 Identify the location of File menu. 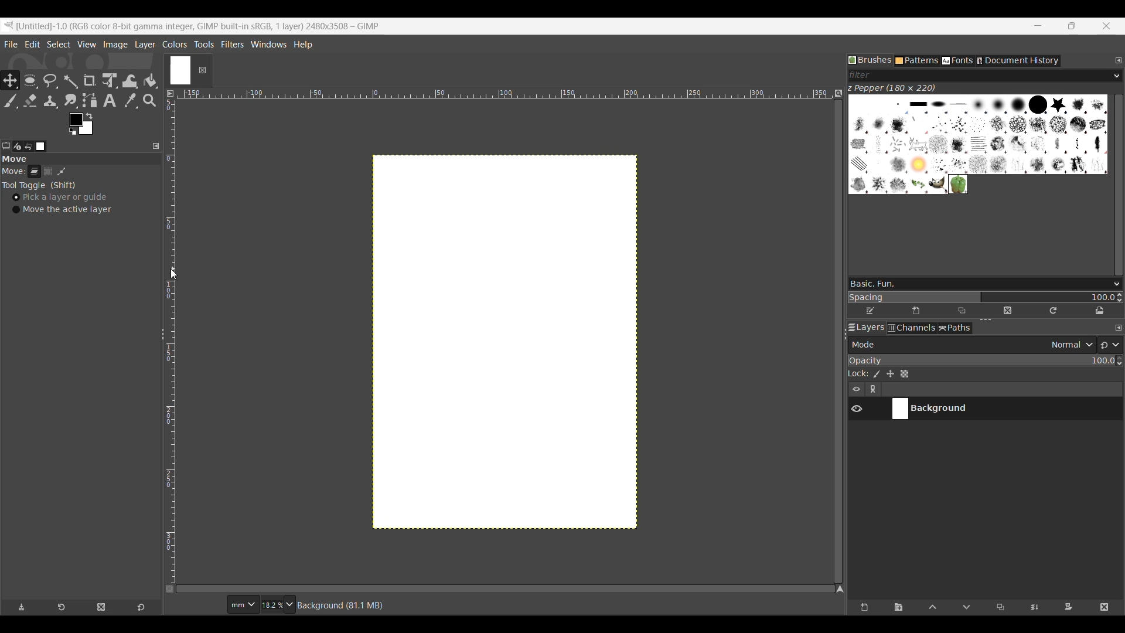
(11, 45).